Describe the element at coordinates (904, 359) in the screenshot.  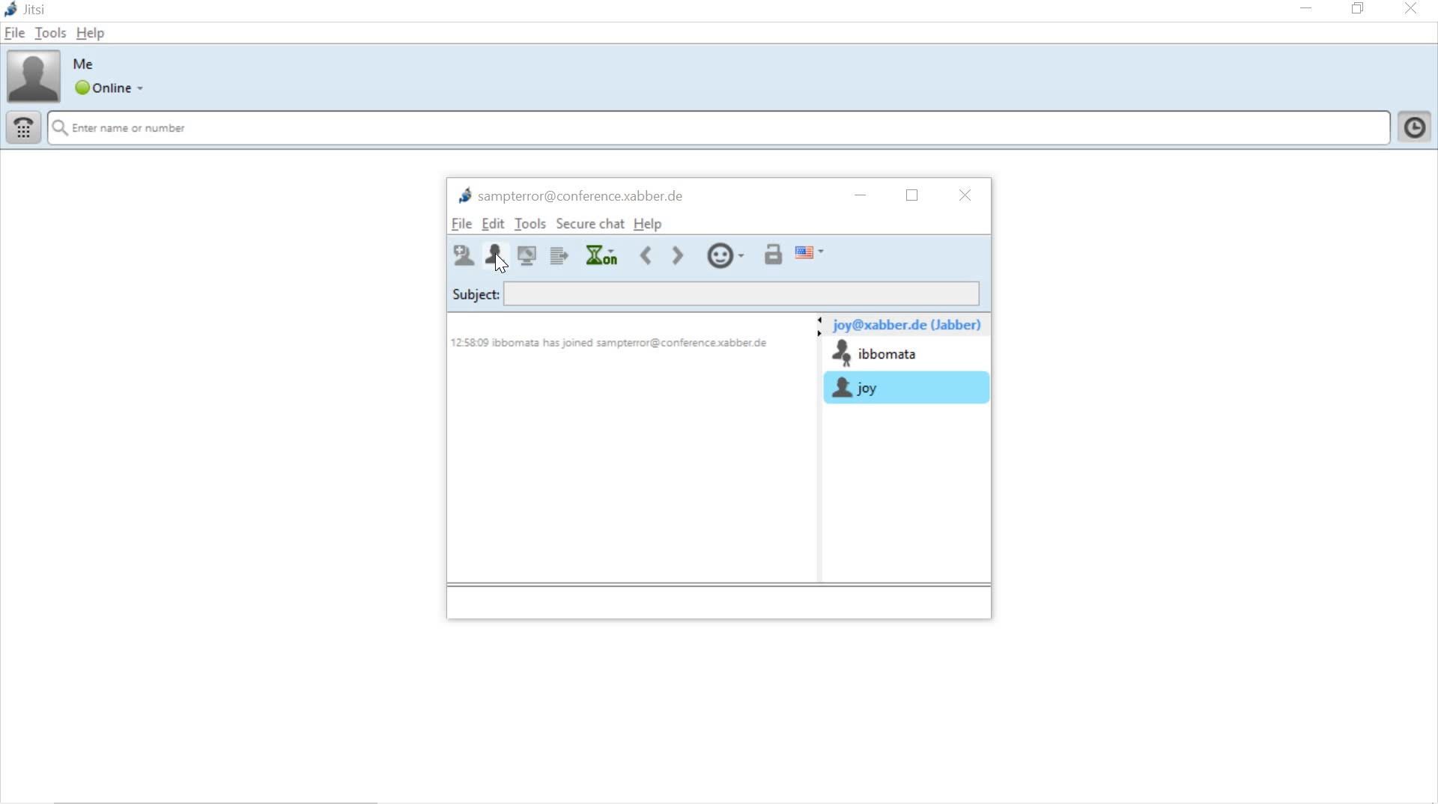
I see `chat room participants` at that location.